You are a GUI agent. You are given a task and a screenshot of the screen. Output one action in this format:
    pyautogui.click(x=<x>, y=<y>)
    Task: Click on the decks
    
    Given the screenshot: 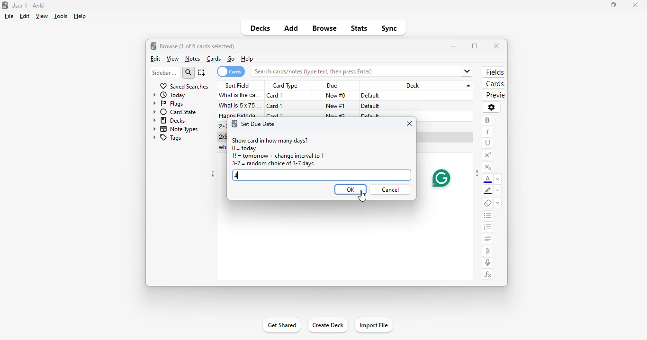 What is the action you would take?
    pyautogui.click(x=261, y=28)
    